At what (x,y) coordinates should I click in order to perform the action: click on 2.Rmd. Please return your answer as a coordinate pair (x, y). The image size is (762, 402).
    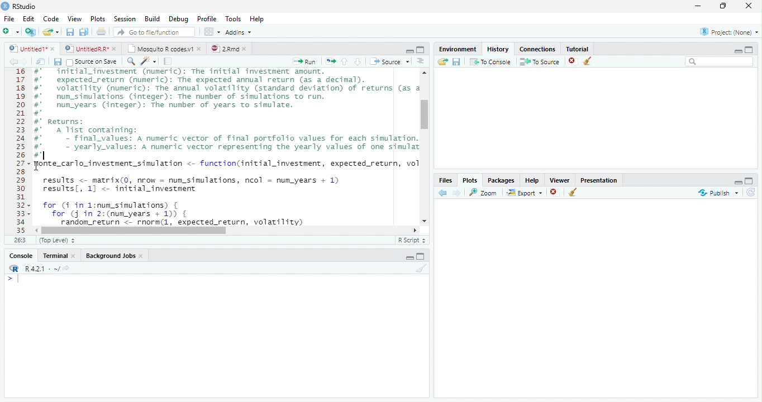
    Looking at the image, I should click on (229, 49).